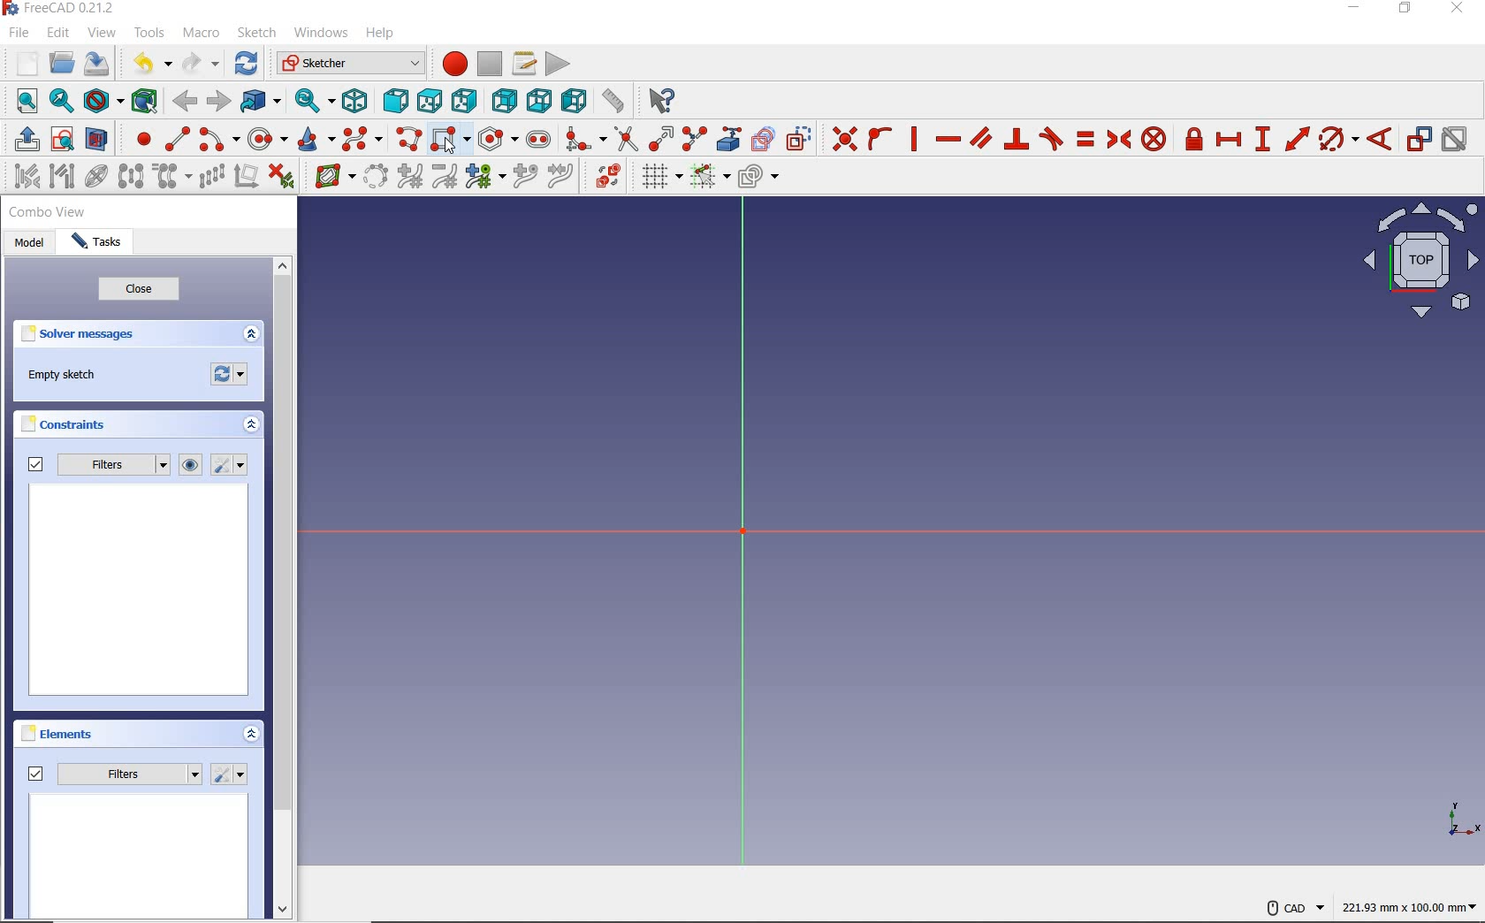  Describe the element at coordinates (1230, 141) in the screenshot. I see `constrain horizontal distance` at that location.